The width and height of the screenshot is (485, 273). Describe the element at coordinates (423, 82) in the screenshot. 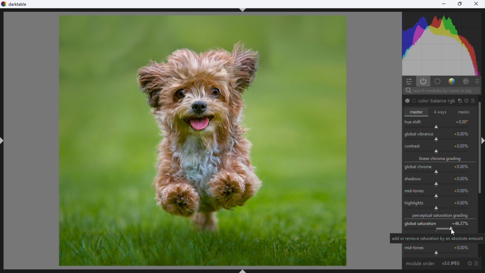

I see `Show active models only` at that location.